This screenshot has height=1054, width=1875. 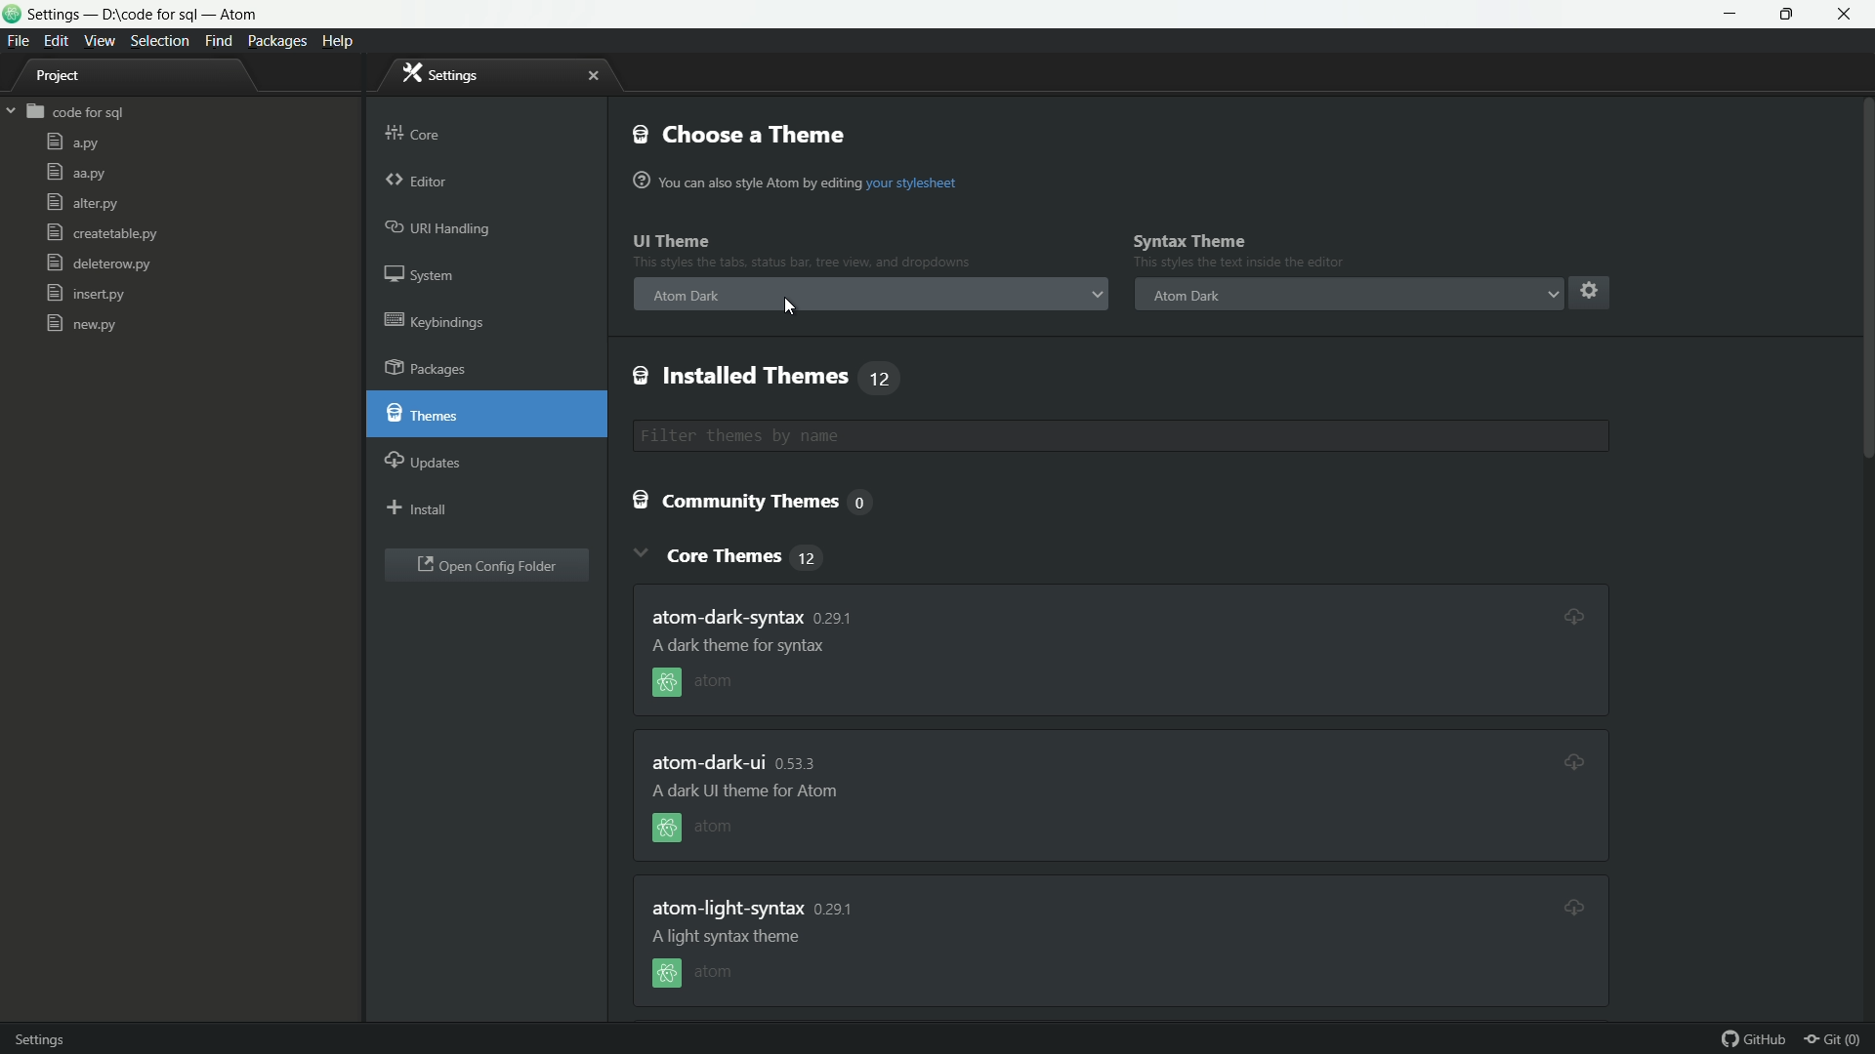 I want to click on view menu, so click(x=101, y=41).